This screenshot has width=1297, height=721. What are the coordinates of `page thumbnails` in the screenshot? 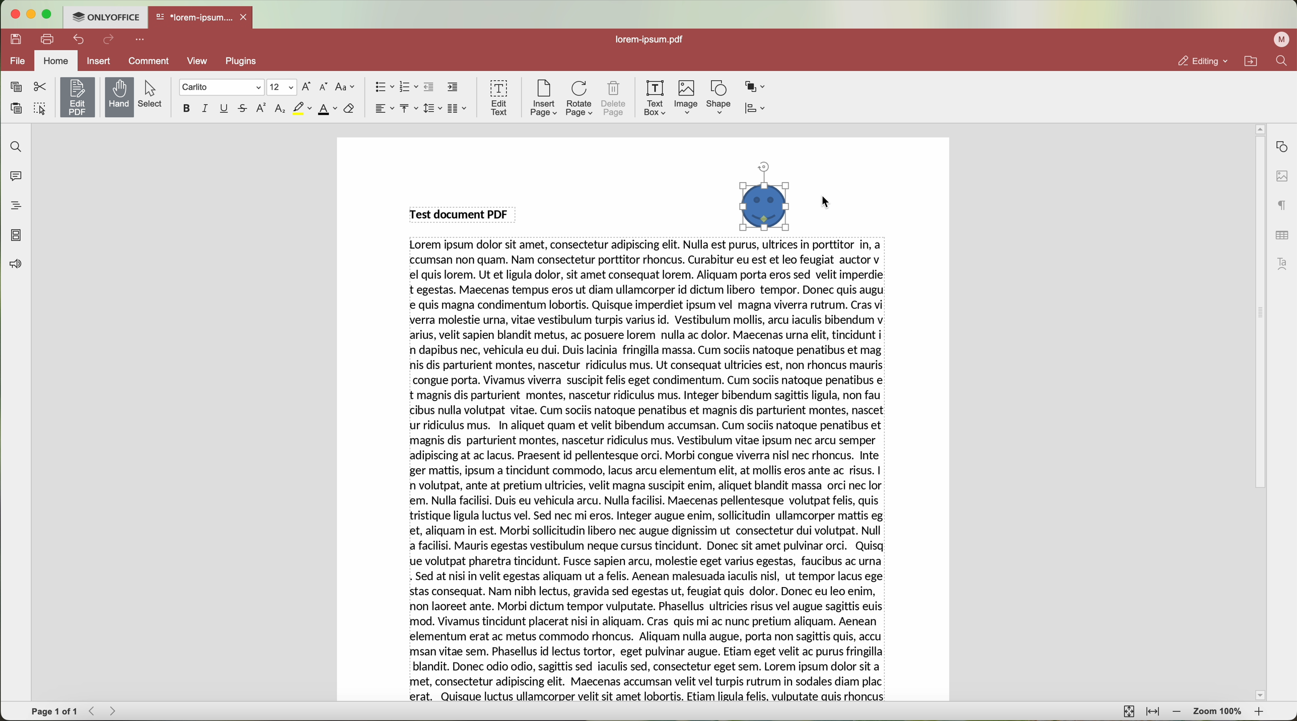 It's located at (16, 236).